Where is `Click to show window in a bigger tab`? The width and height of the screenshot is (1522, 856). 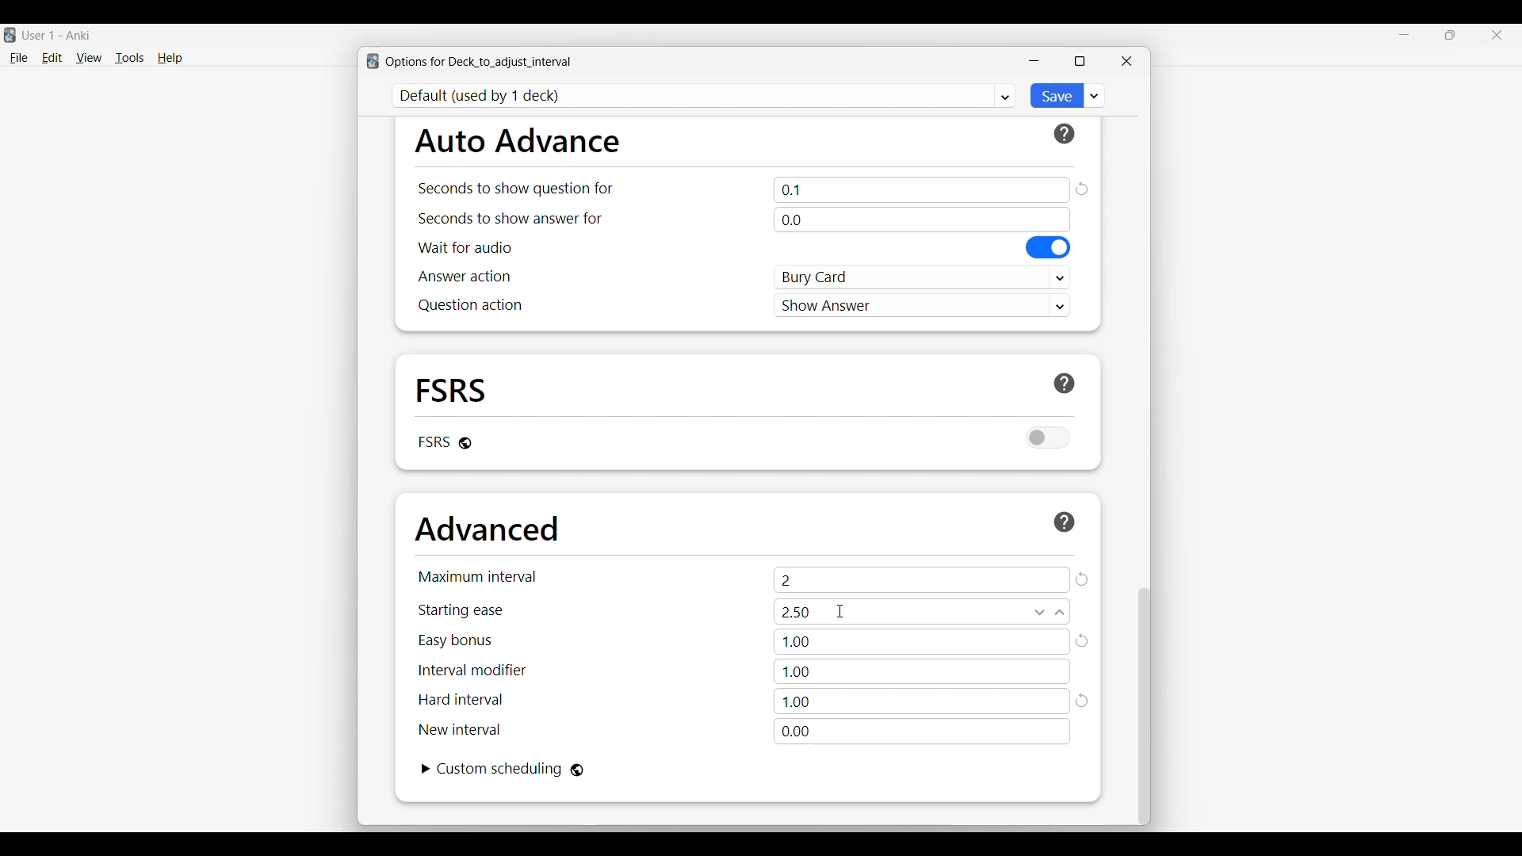 Click to show window in a bigger tab is located at coordinates (1080, 61).